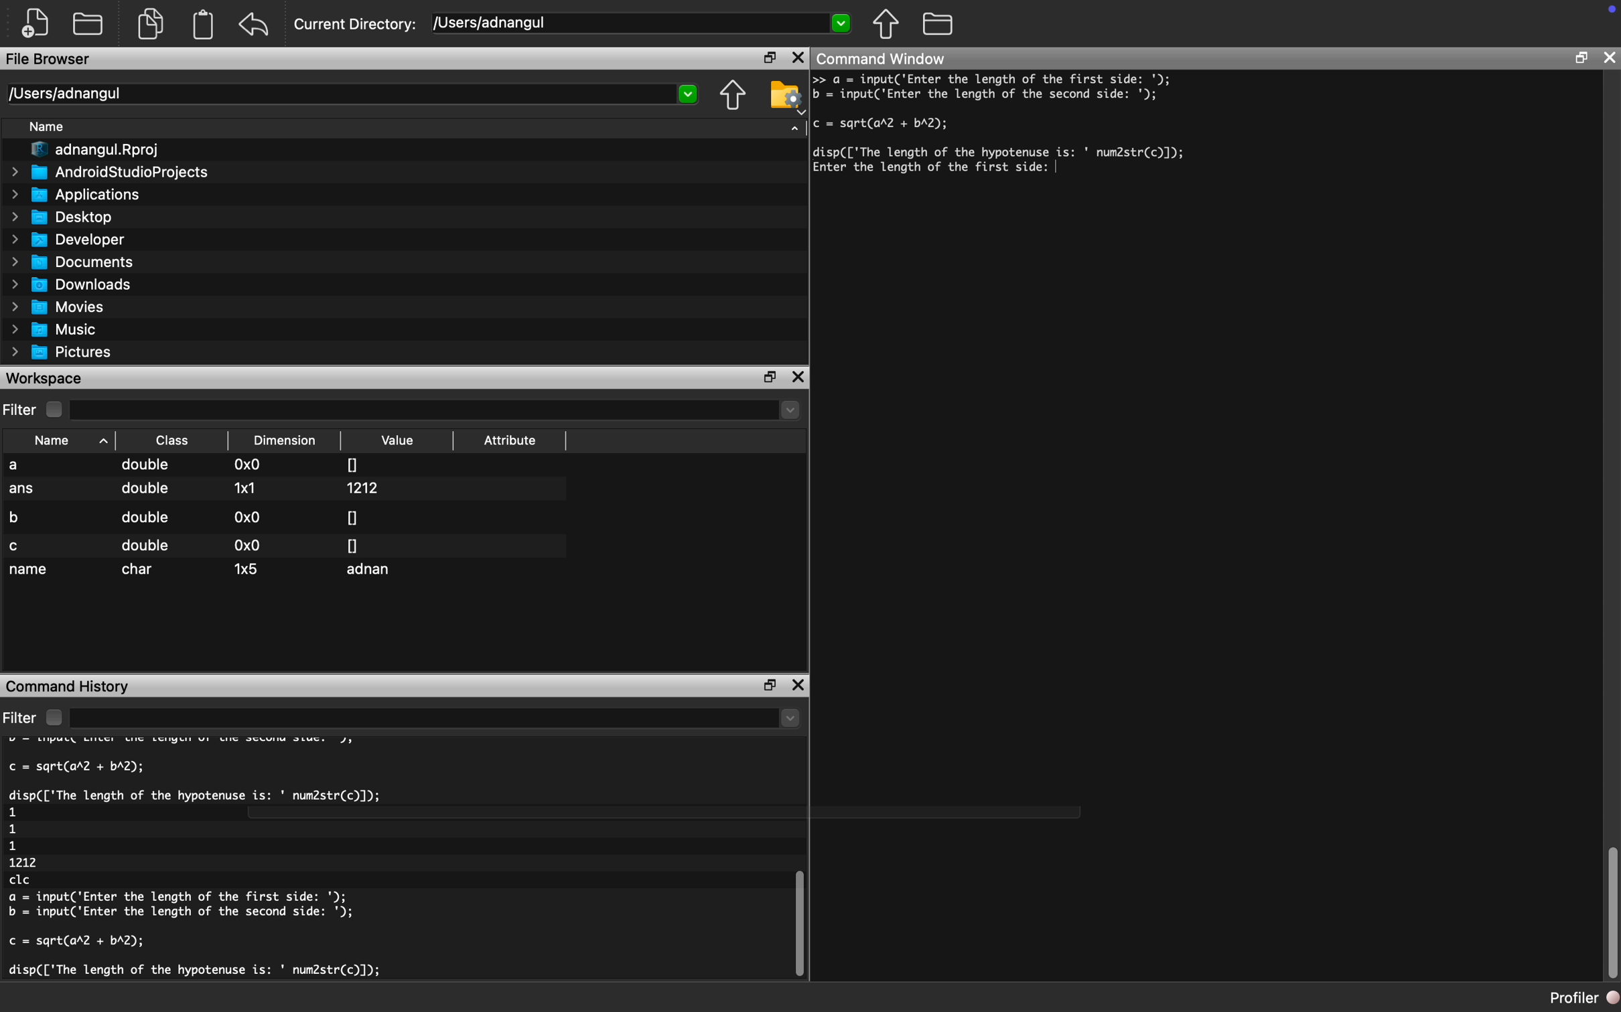 This screenshot has width=1621, height=1012. What do you see at coordinates (104, 151) in the screenshot?
I see `I" adnangul.Rproj` at bounding box center [104, 151].